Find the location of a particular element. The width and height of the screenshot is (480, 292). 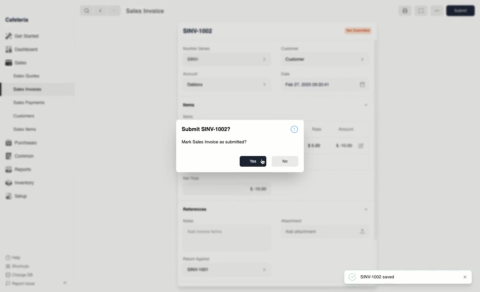

Cafeteria is located at coordinates (17, 20).